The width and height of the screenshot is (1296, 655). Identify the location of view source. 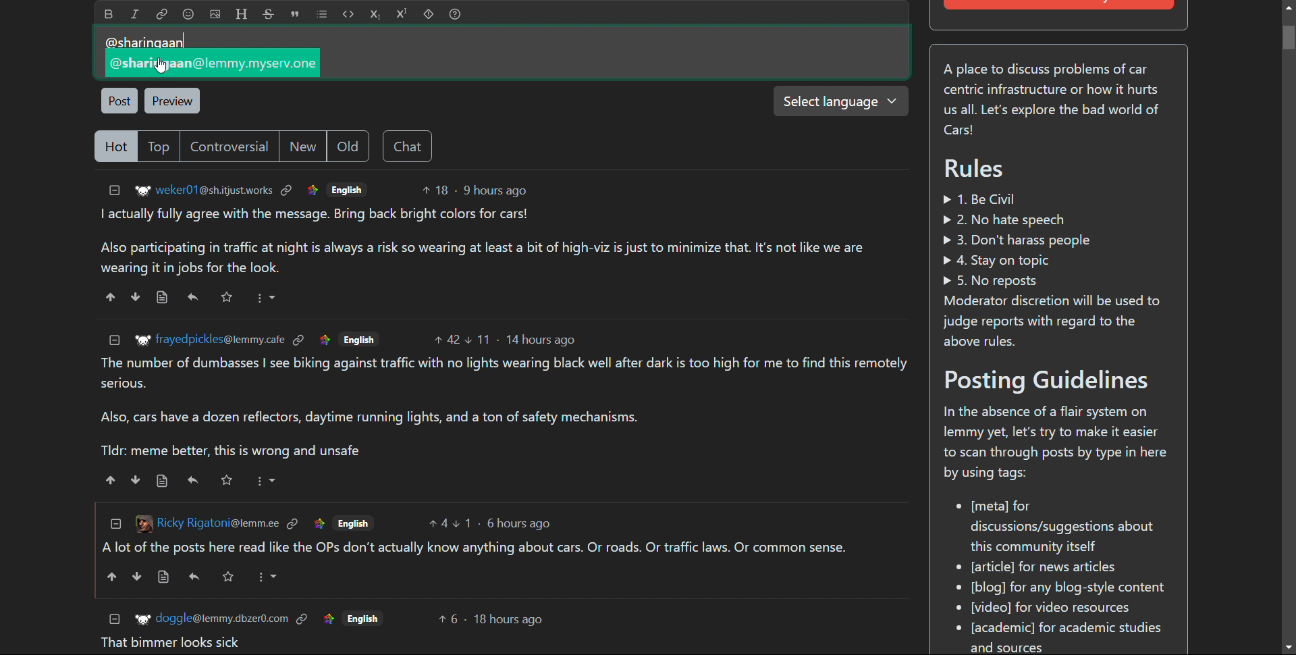
(164, 577).